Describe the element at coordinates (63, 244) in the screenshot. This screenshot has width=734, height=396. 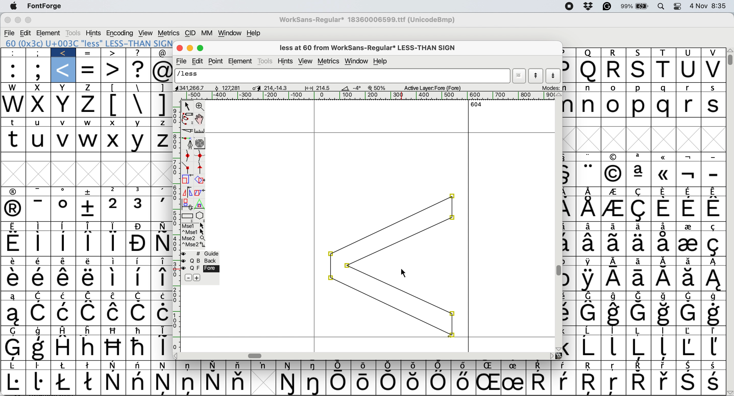
I see `Symbol` at that location.